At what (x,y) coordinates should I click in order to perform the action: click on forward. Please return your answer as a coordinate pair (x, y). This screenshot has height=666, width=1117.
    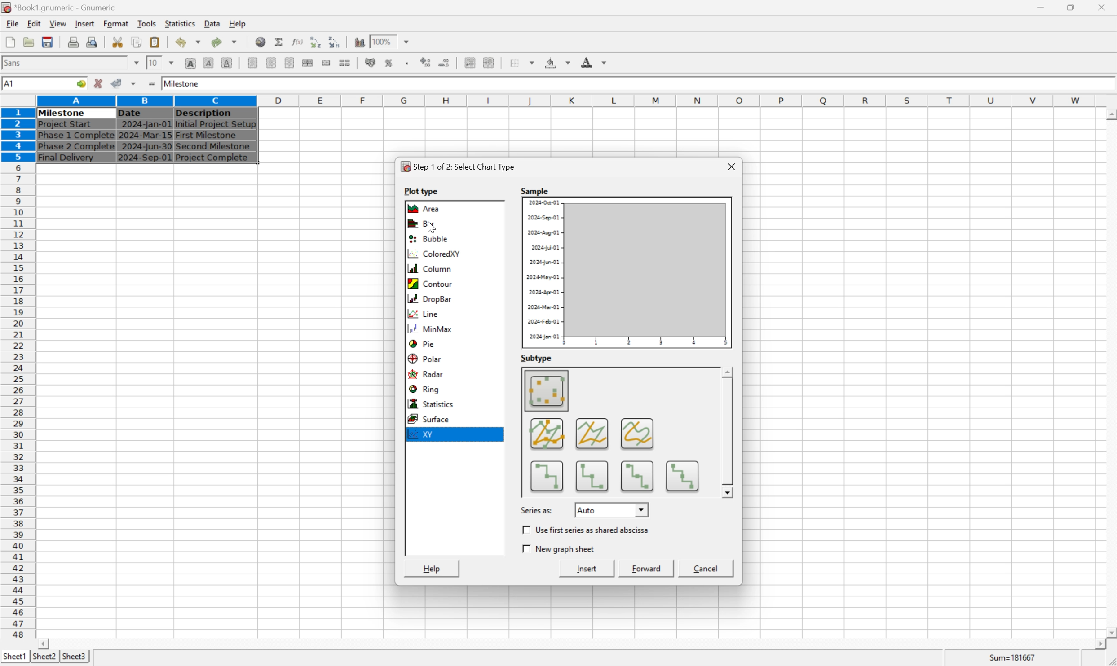
    Looking at the image, I should click on (649, 568).